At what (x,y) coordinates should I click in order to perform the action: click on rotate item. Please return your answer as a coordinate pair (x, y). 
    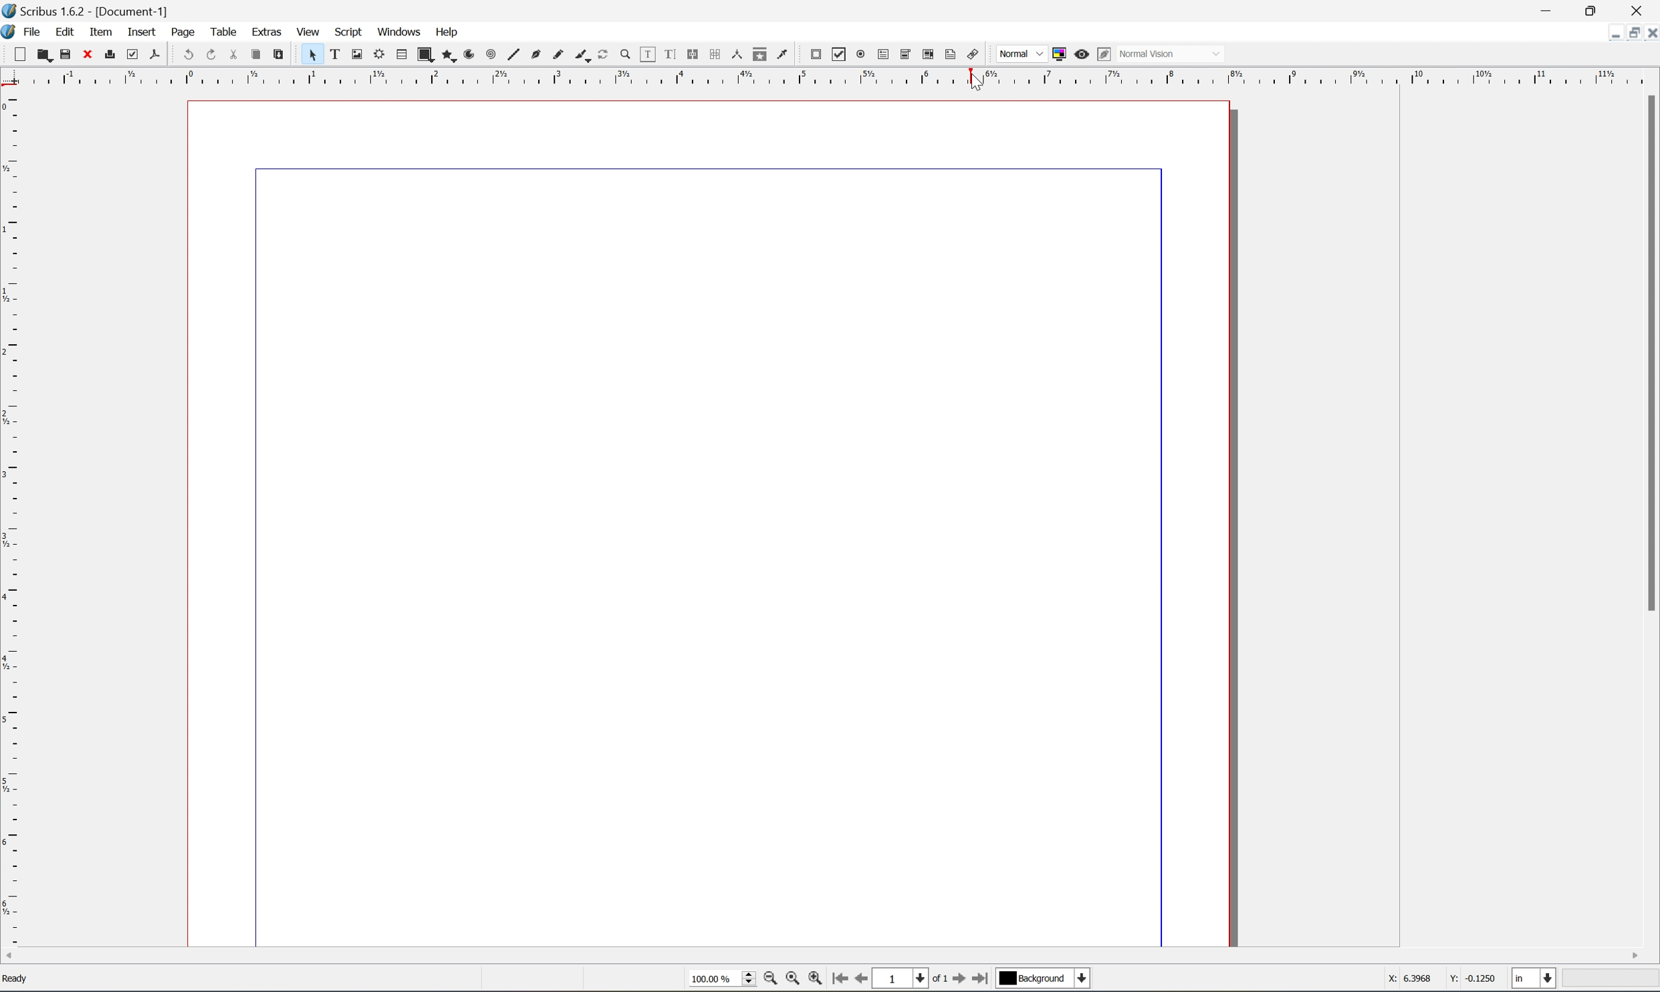
    Looking at the image, I should click on (604, 55).